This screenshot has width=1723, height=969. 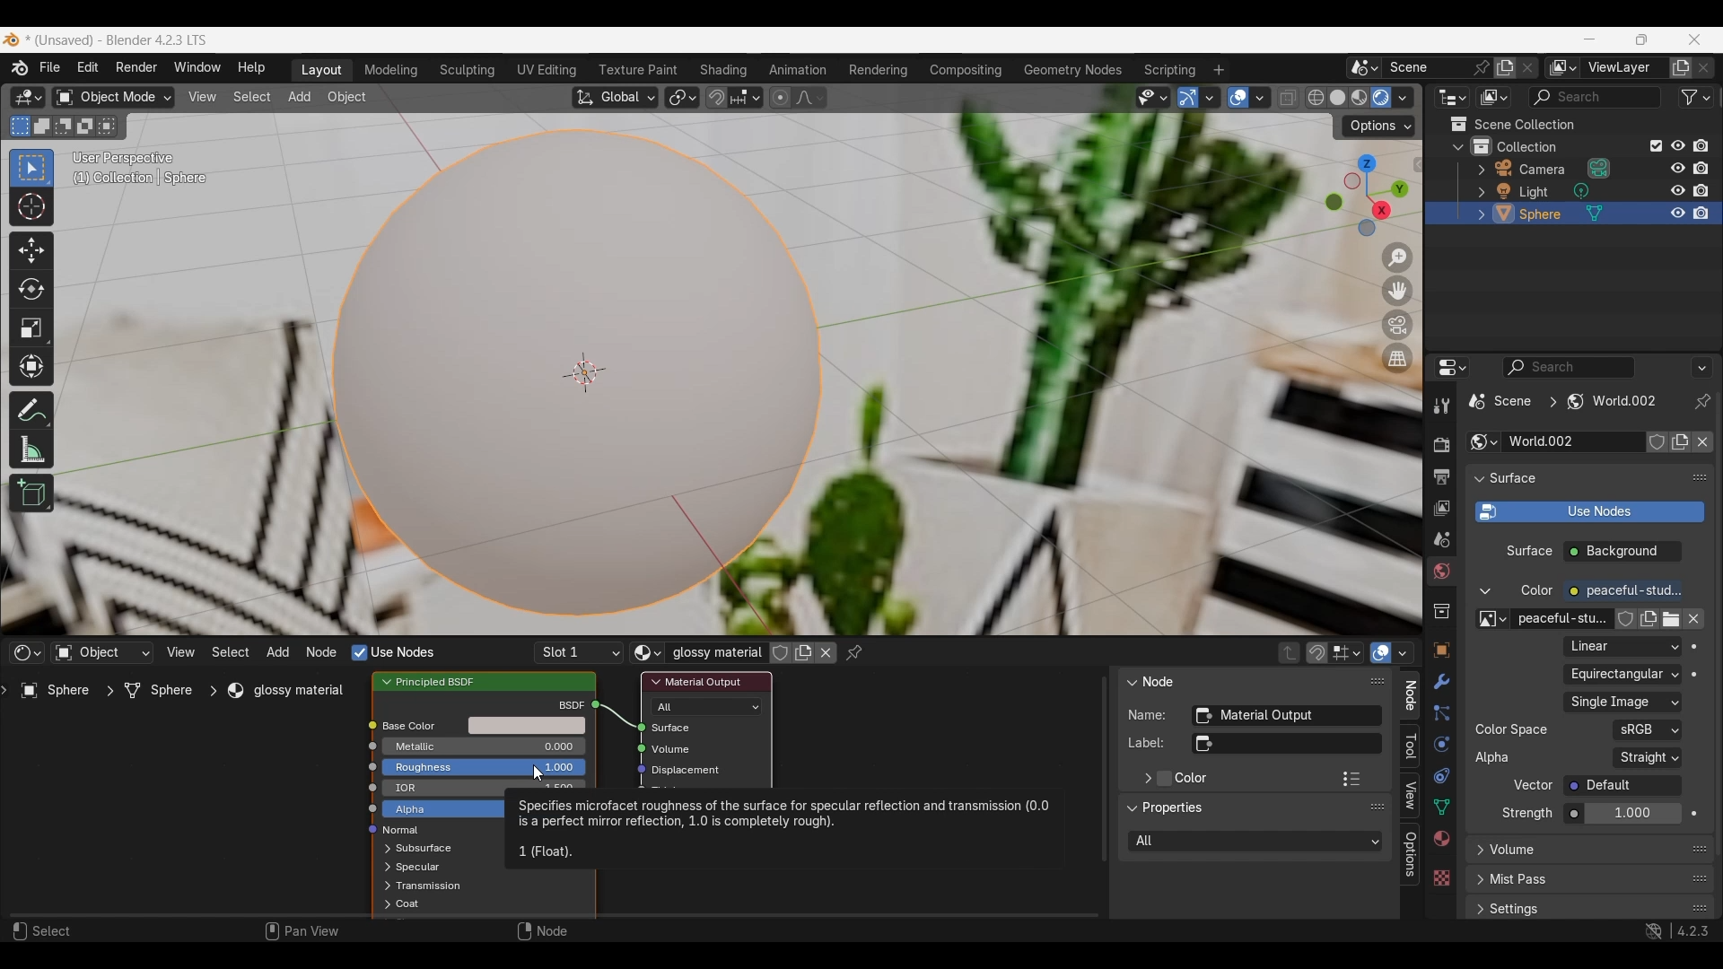 I want to click on icon, so click(x=366, y=810).